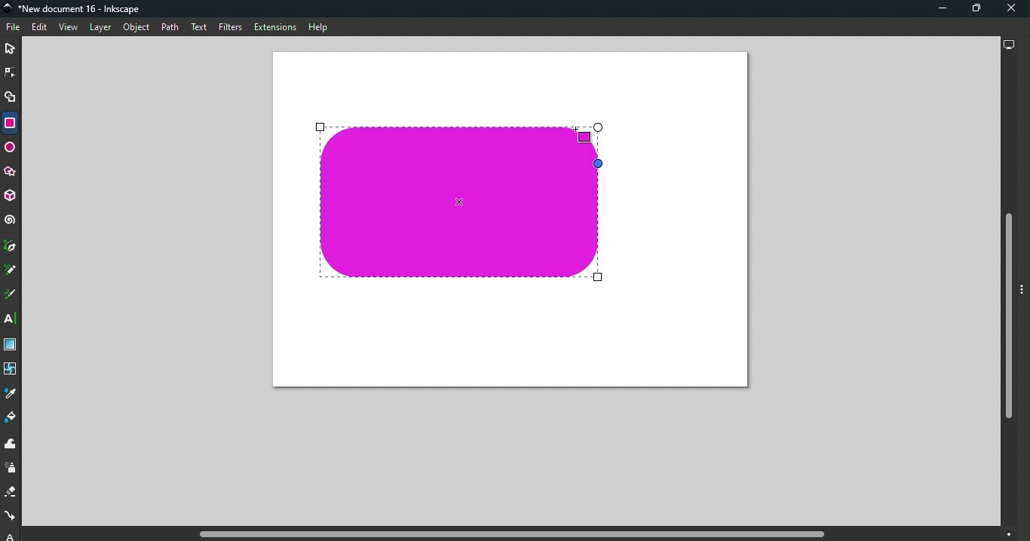 This screenshot has height=541, width=1030. I want to click on Help, so click(318, 27).